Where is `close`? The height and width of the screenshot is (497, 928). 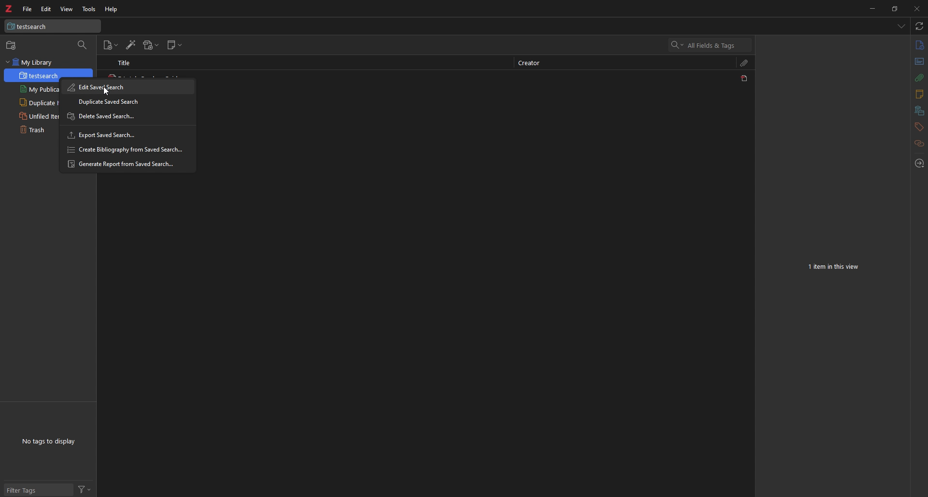 close is located at coordinates (916, 8).